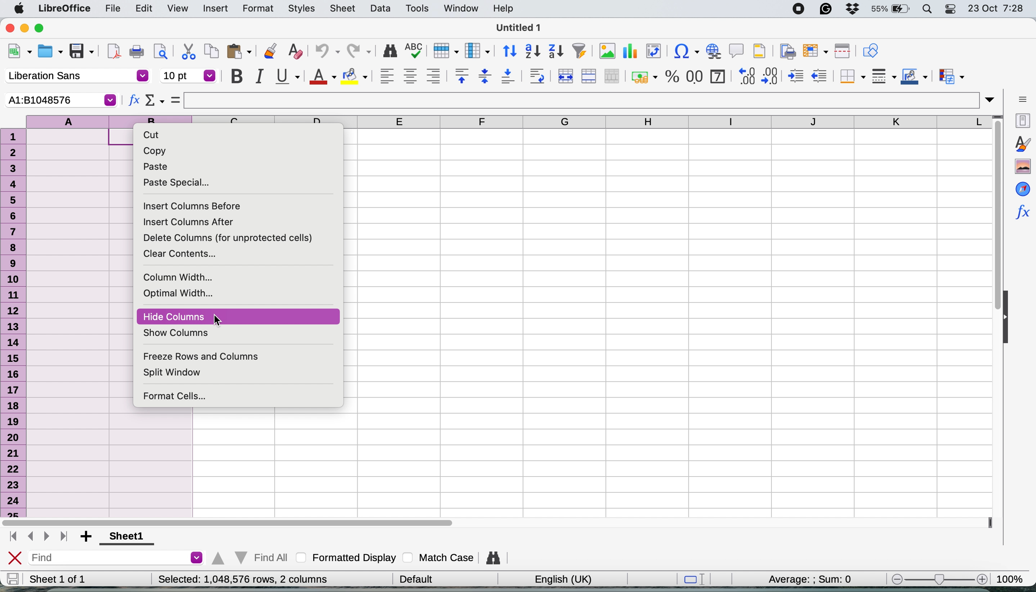 Image resolution: width=1036 pixels, height=592 pixels. I want to click on sheet 1, so click(128, 536).